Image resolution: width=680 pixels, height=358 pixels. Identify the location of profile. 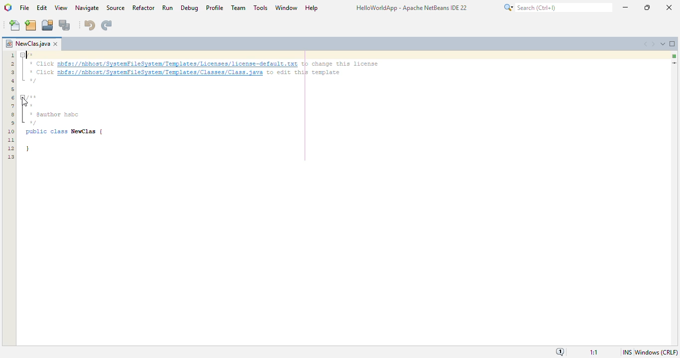
(215, 7).